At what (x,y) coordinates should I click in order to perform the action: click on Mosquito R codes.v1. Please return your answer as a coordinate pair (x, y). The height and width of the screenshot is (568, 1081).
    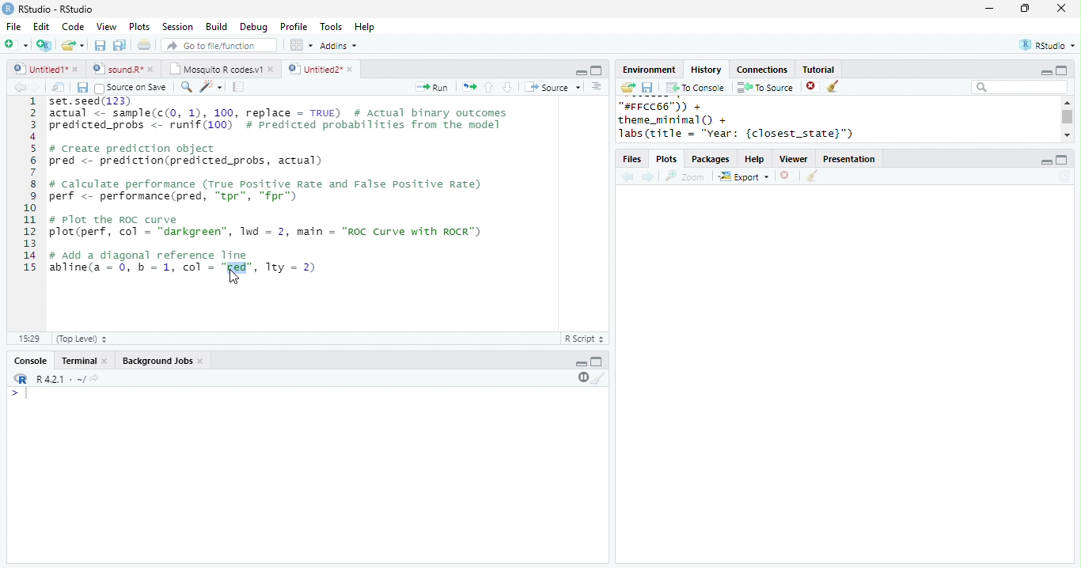
    Looking at the image, I should click on (216, 69).